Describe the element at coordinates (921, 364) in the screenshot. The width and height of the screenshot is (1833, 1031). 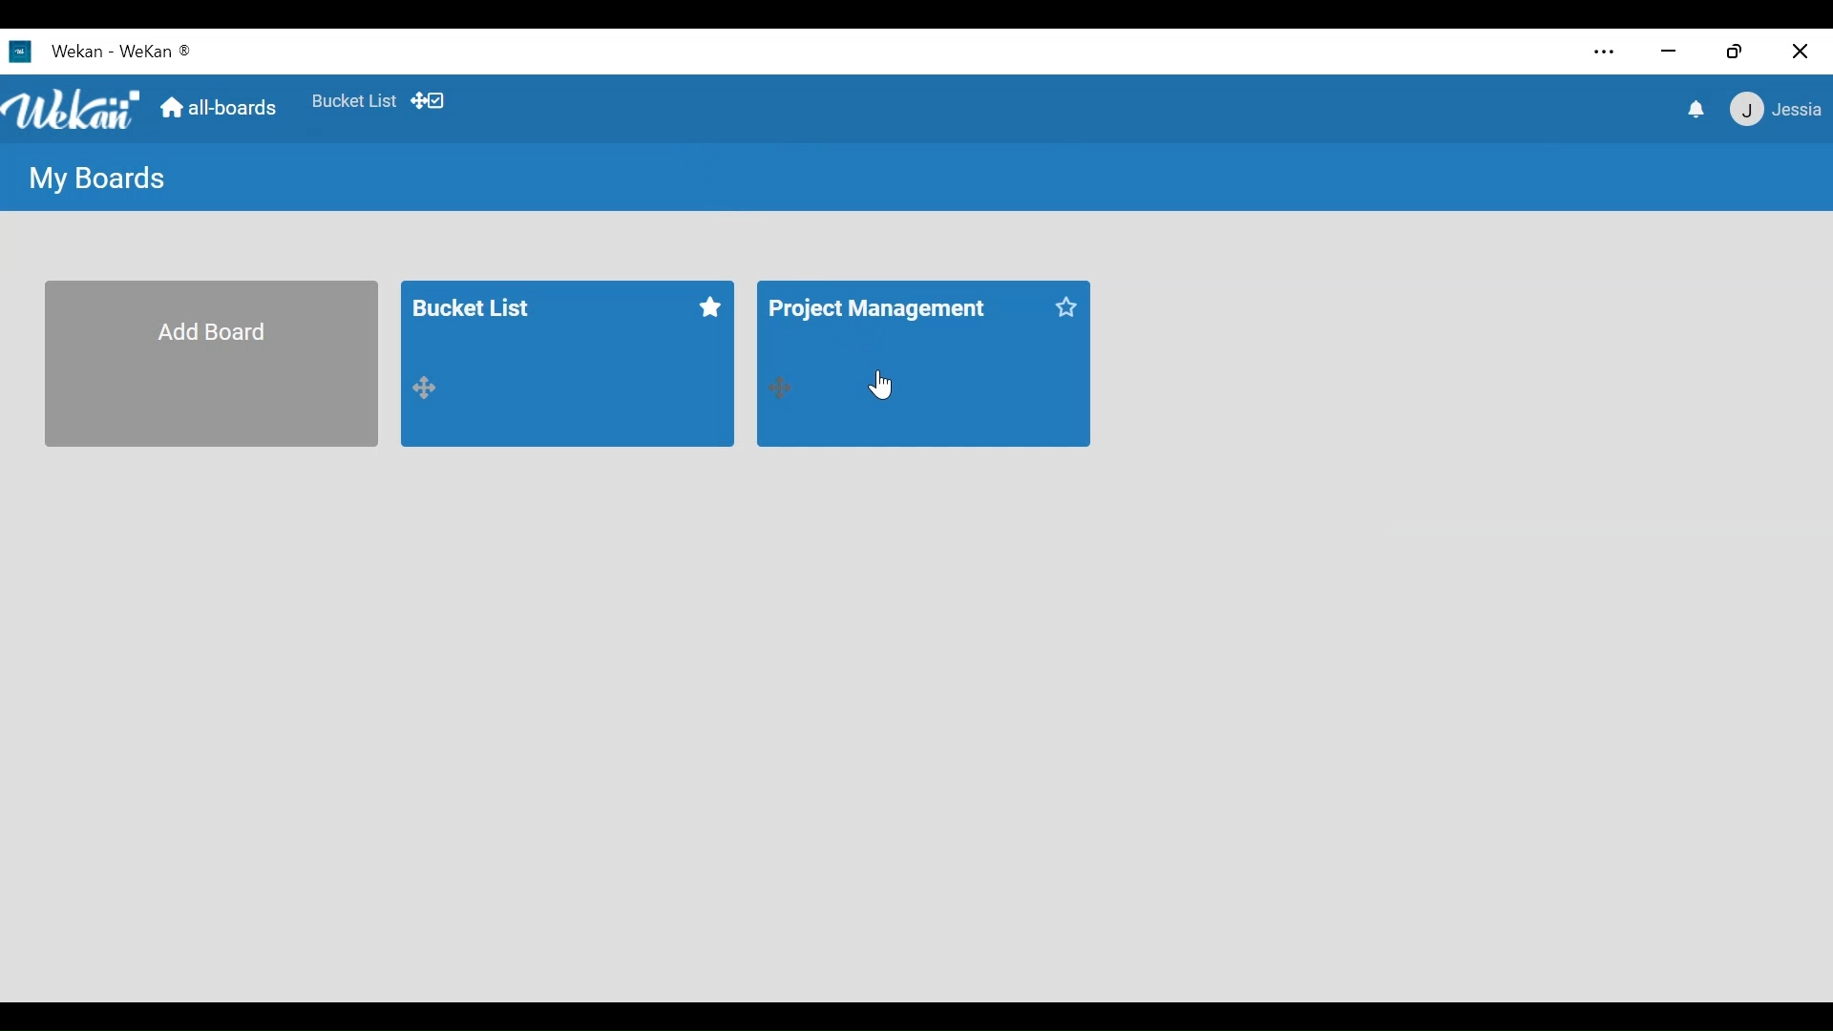
I see `board 2` at that location.